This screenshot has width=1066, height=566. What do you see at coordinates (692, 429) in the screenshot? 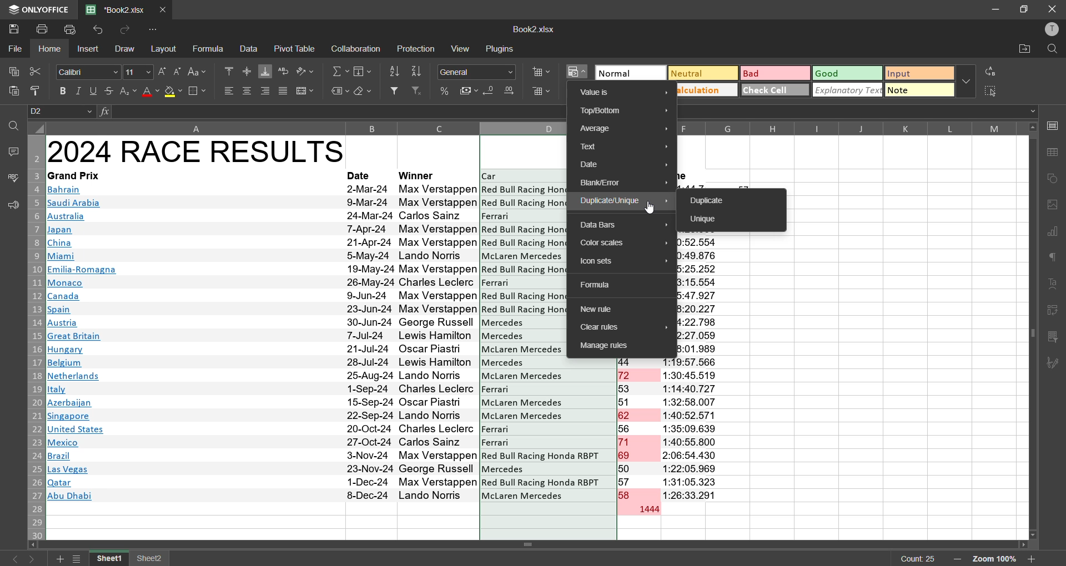
I see `time` at bounding box center [692, 429].